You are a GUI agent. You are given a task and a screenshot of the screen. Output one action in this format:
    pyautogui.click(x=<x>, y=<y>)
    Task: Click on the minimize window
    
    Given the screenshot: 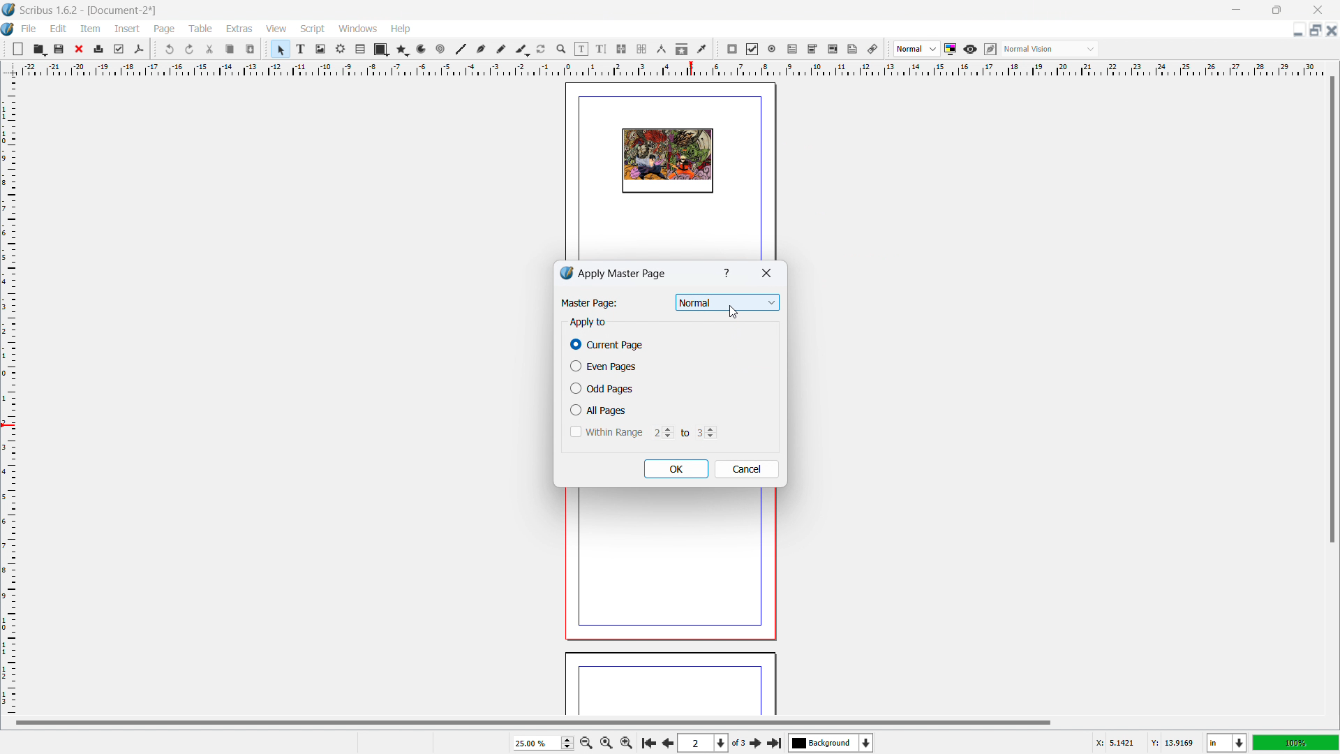 What is the action you would take?
    pyautogui.click(x=1235, y=10)
    